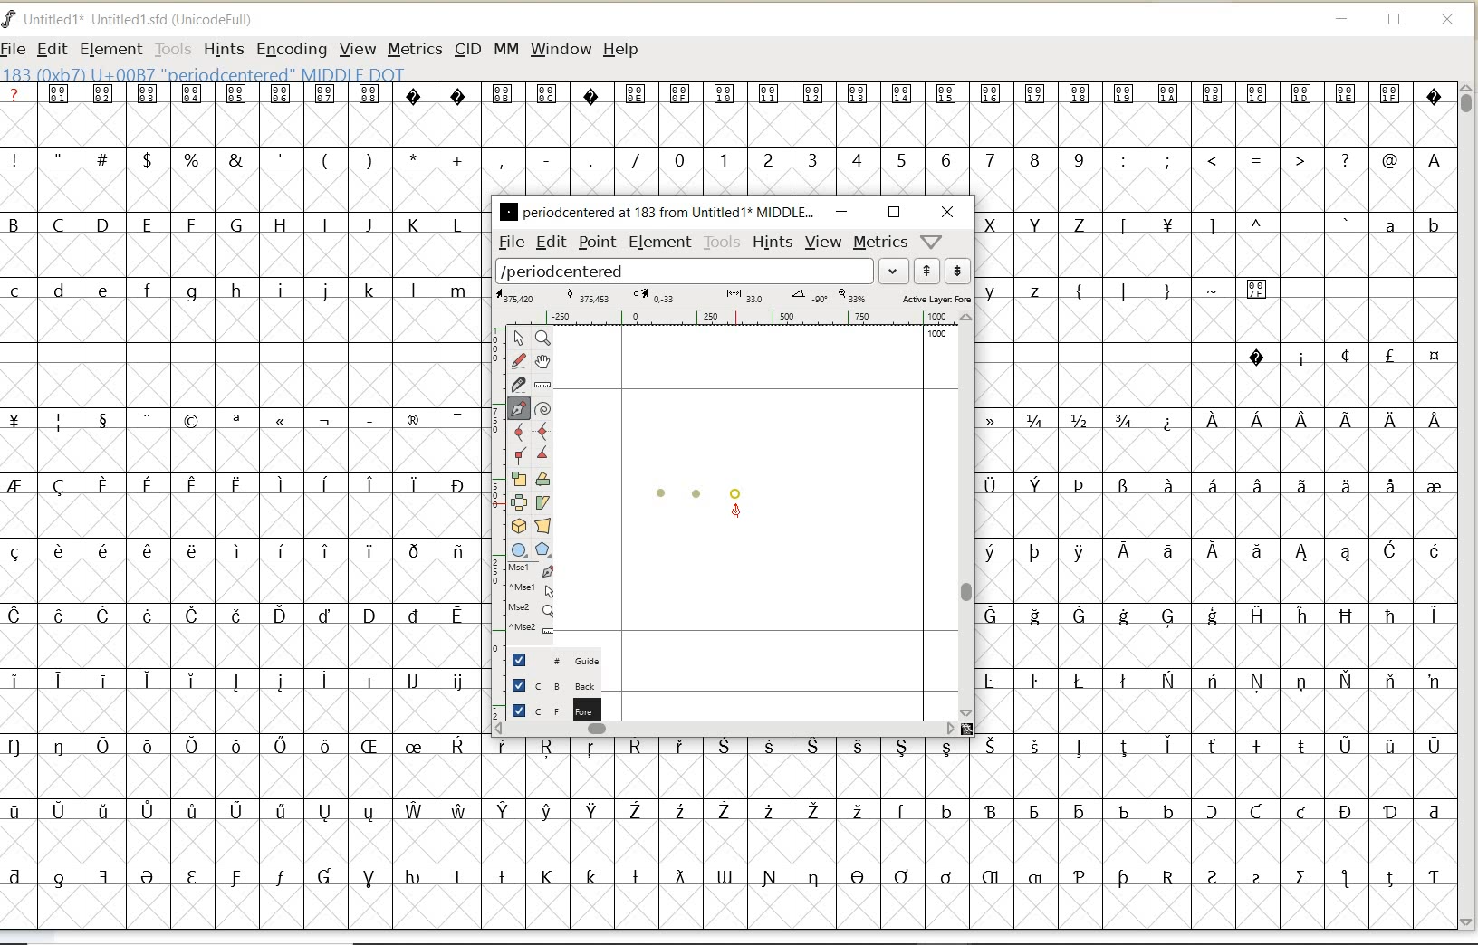 This screenshot has height=945, width=1478. What do you see at coordinates (206, 73) in the screenshot?
I see `glyph info` at bounding box center [206, 73].